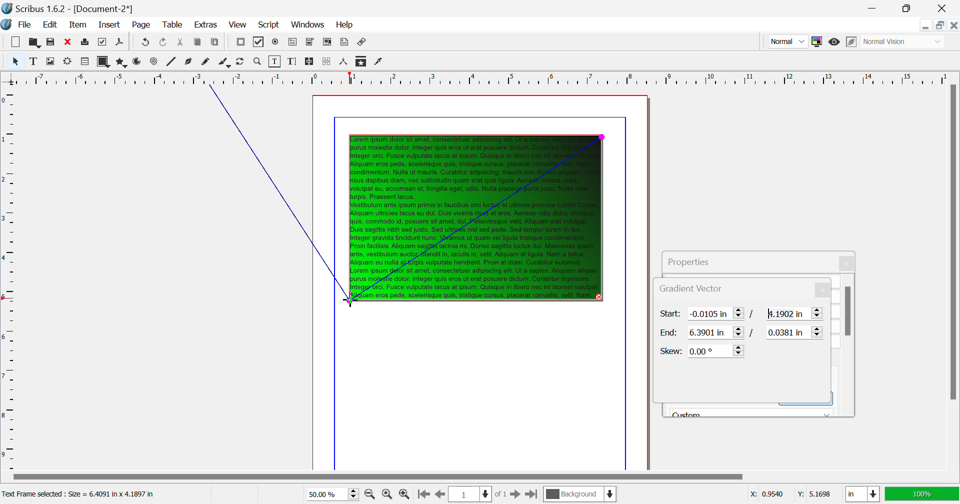 The height and width of the screenshot is (504, 960). Describe the element at coordinates (18, 25) in the screenshot. I see `File` at that location.